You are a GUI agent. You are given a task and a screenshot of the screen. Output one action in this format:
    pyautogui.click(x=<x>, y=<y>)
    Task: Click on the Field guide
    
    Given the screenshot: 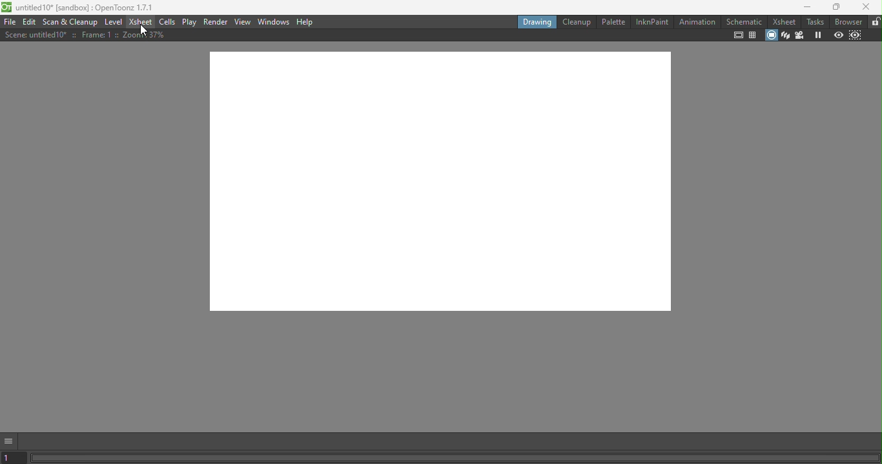 What is the action you would take?
    pyautogui.click(x=754, y=36)
    